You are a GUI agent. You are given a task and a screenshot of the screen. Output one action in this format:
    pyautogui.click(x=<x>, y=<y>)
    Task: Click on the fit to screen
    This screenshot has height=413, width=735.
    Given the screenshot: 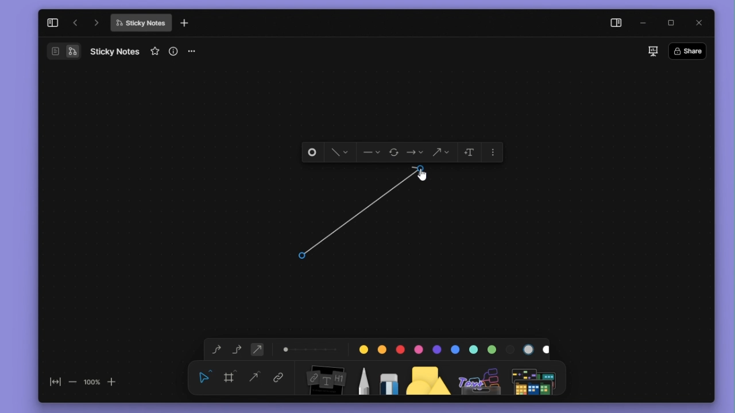 What is the action you would take?
    pyautogui.click(x=52, y=384)
    